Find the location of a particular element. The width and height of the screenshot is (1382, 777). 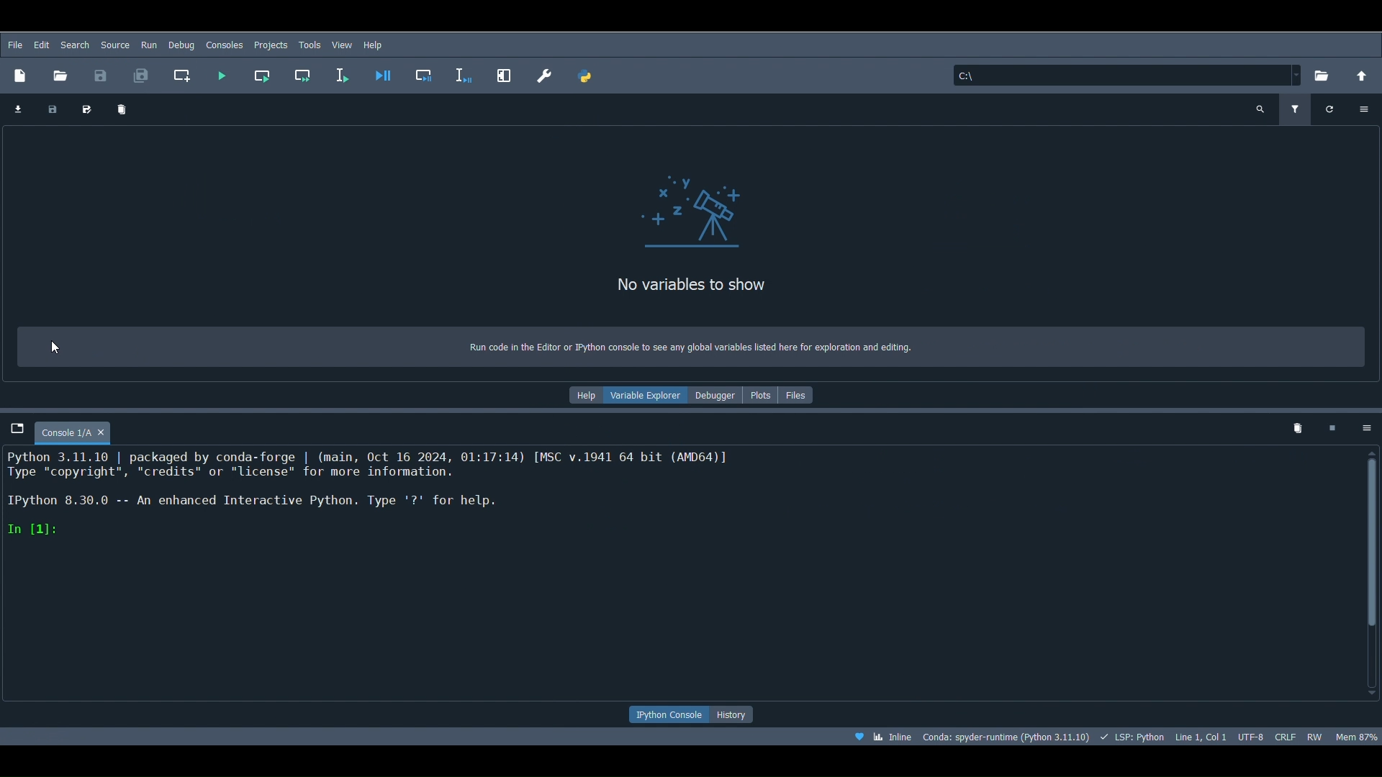

Tools is located at coordinates (310, 45).